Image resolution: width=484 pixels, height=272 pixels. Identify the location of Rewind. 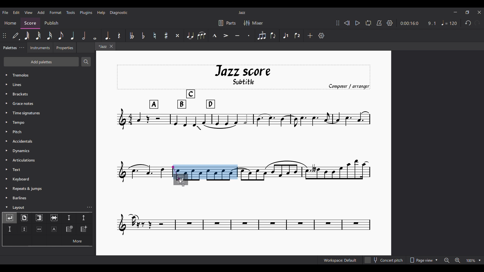
(347, 23).